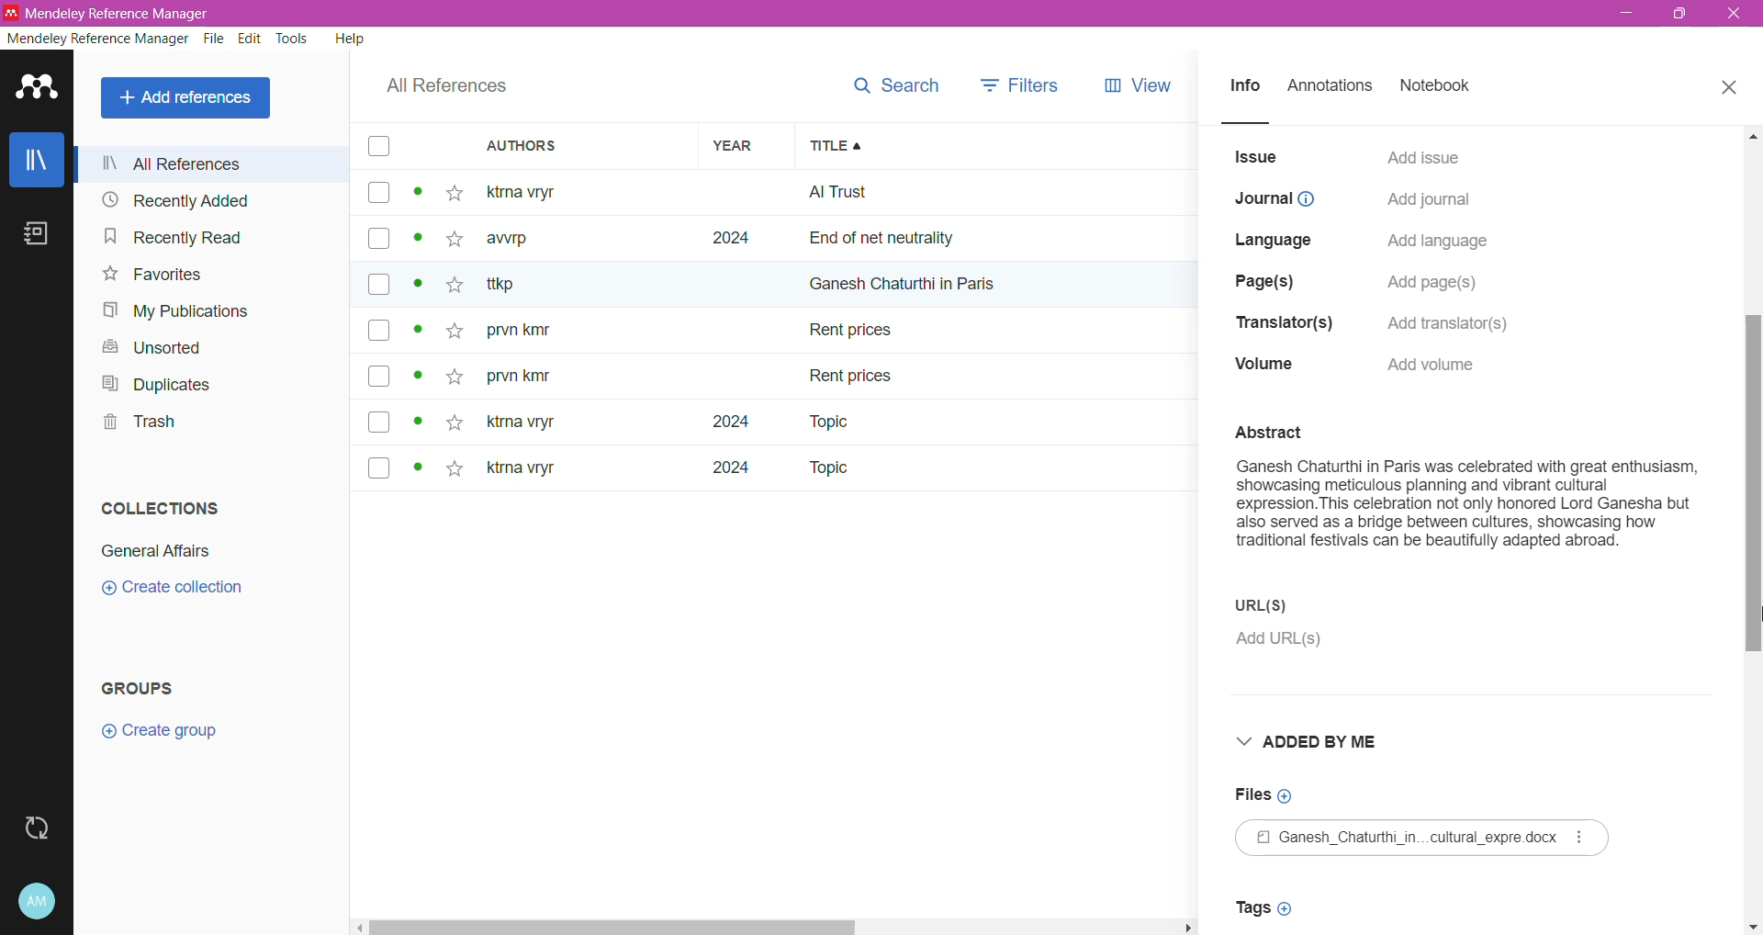 The image size is (1763, 935). What do you see at coordinates (588, 147) in the screenshot?
I see `Authors` at bounding box center [588, 147].